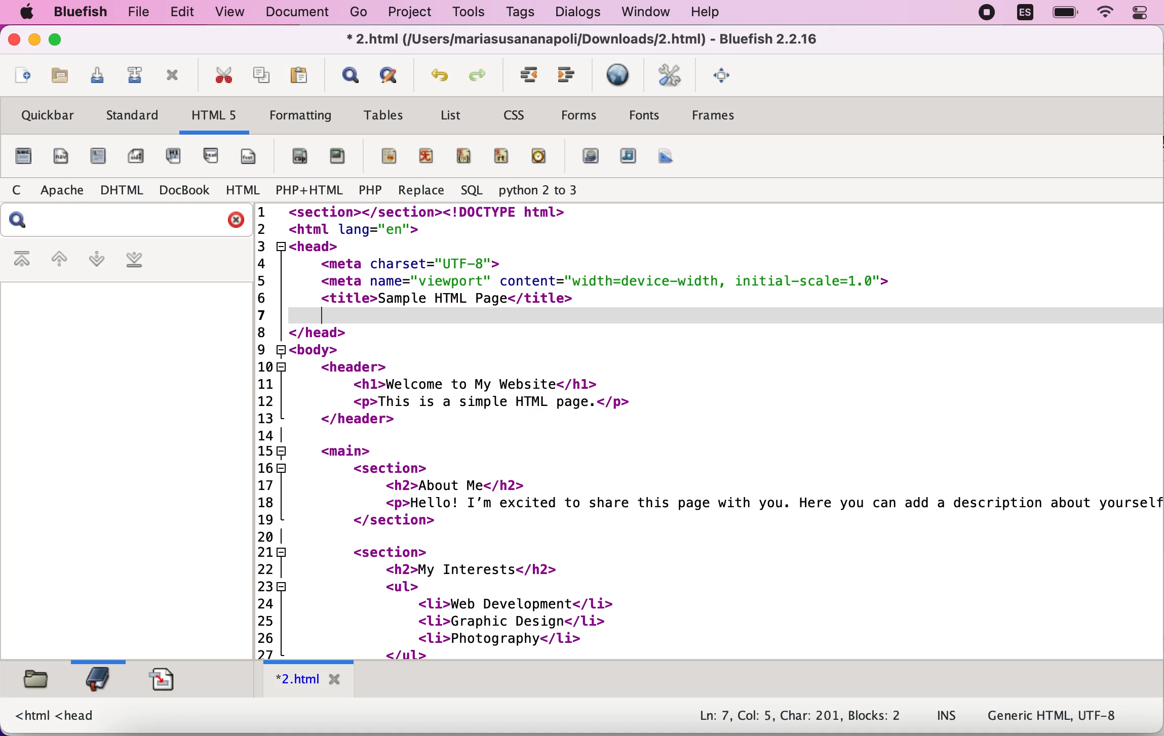 The image size is (1164, 736). Describe the element at coordinates (14, 40) in the screenshot. I see `close` at that location.